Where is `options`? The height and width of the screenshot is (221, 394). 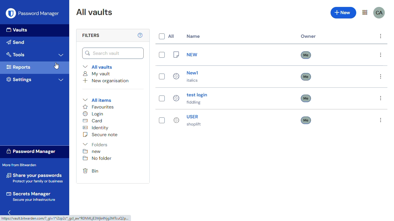
options is located at coordinates (381, 55).